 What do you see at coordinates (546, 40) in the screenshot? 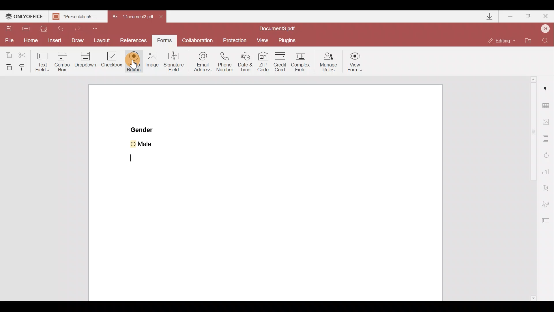
I see `Find` at bounding box center [546, 40].